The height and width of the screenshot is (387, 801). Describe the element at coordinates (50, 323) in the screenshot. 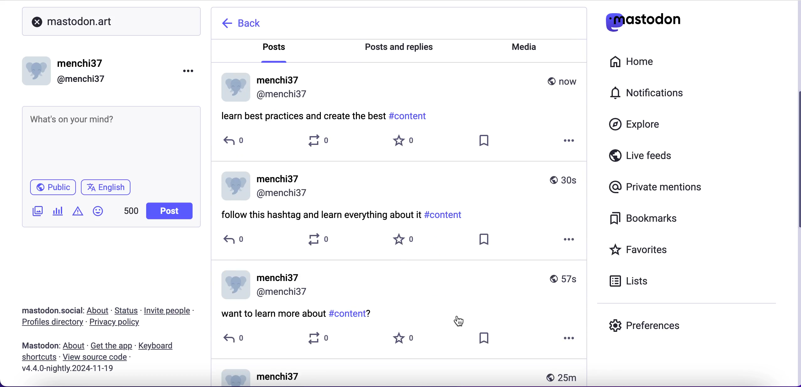

I see `profiles directory` at that location.